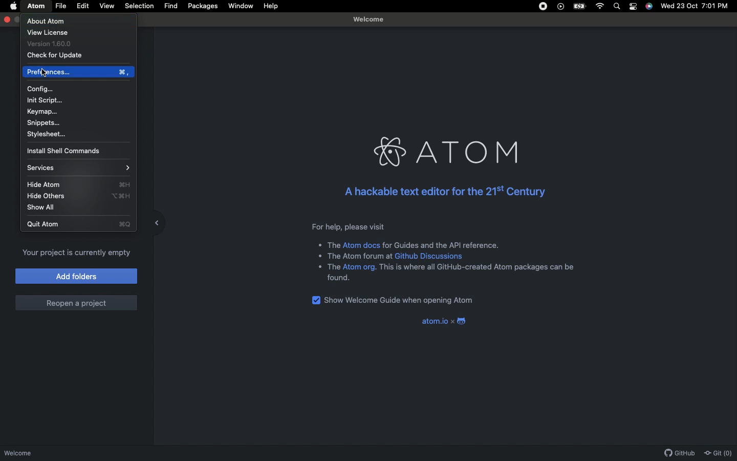 This screenshot has width=737, height=461. What do you see at coordinates (444, 322) in the screenshot?
I see `Atom.io x Atom logo` at bounding box center [444, 322].